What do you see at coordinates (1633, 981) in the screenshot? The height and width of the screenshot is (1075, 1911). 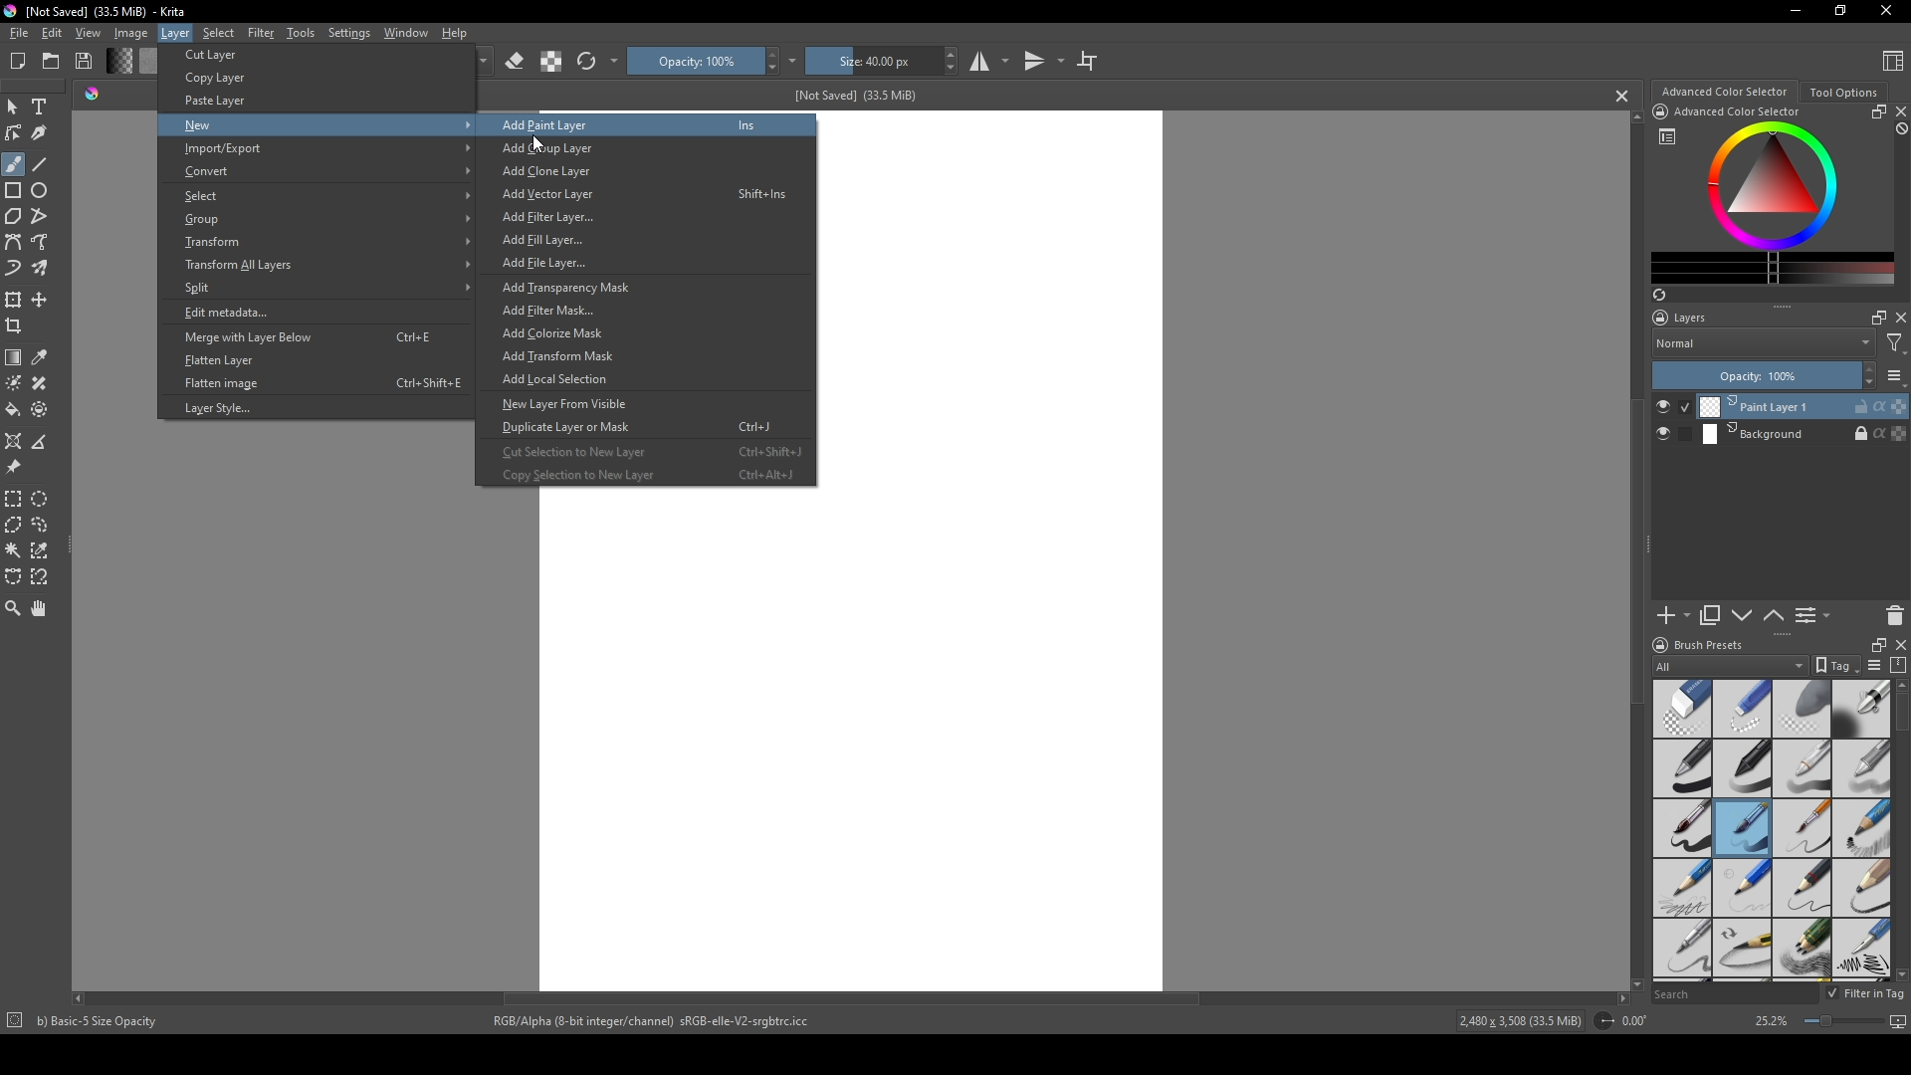 I see `scroll down` at bounding box center [1633, 981].